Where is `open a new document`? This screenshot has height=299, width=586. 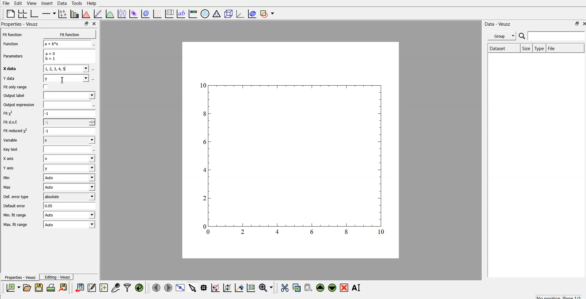
open a new document is located at coordinates (27, 289).